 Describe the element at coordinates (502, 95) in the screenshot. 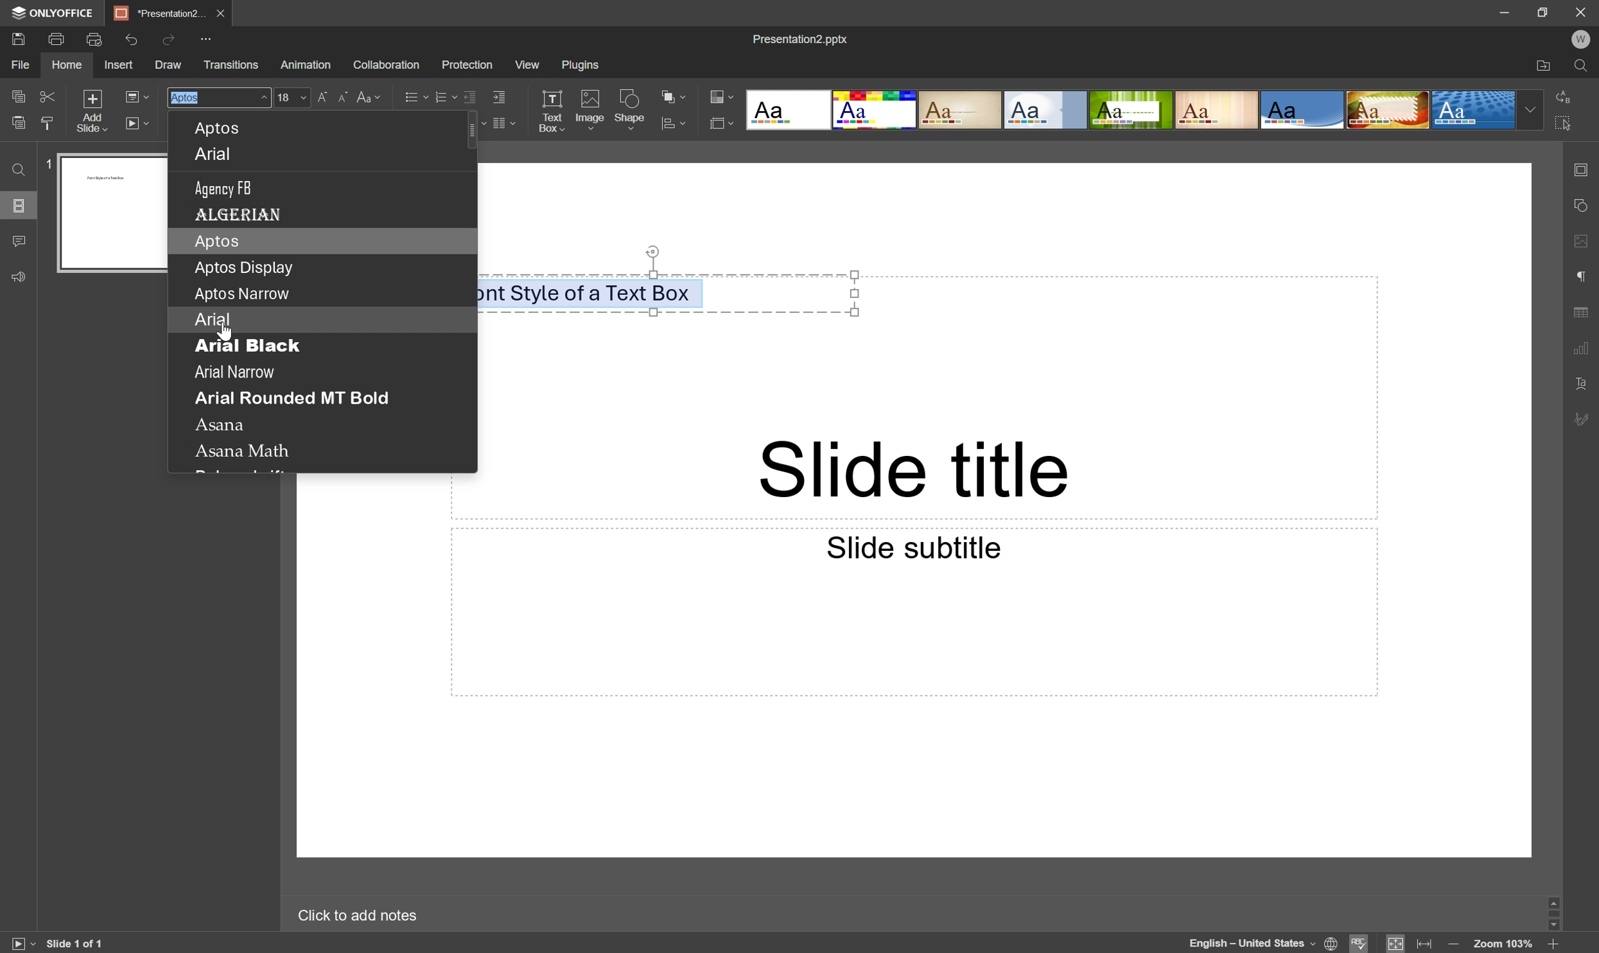

I see `Increase indent` at that location.